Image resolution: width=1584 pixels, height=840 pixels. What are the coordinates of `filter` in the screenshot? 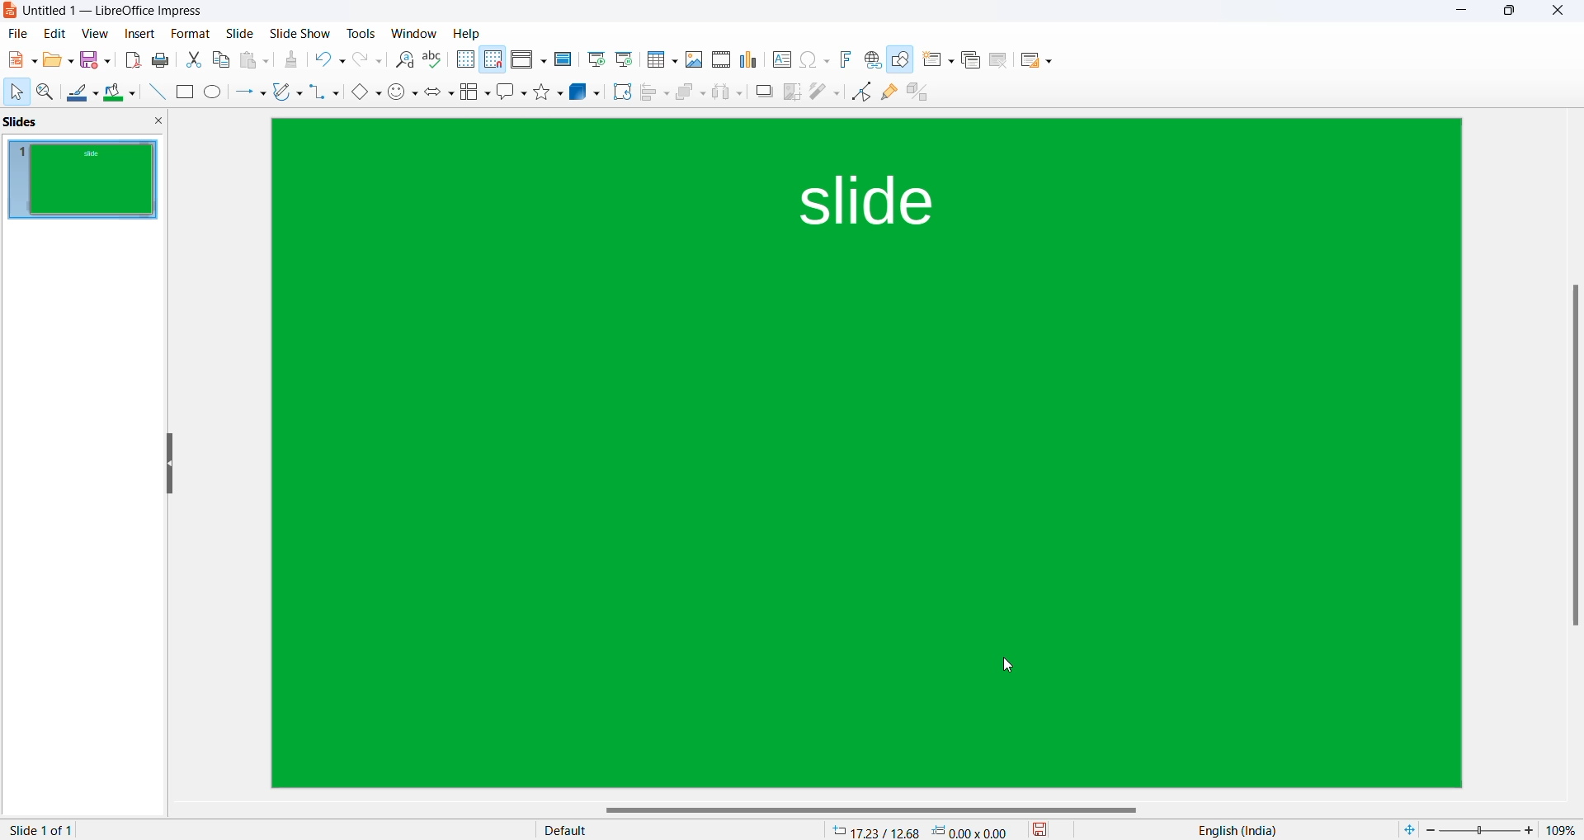 It's located at (824, 90).